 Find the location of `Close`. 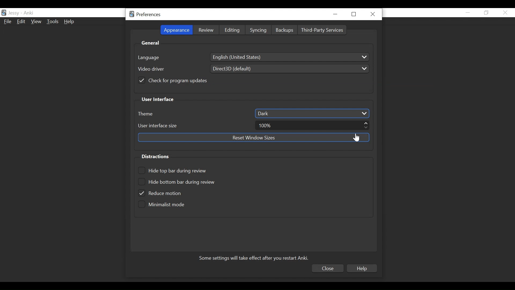

Close is located at coordinates (326, 269).